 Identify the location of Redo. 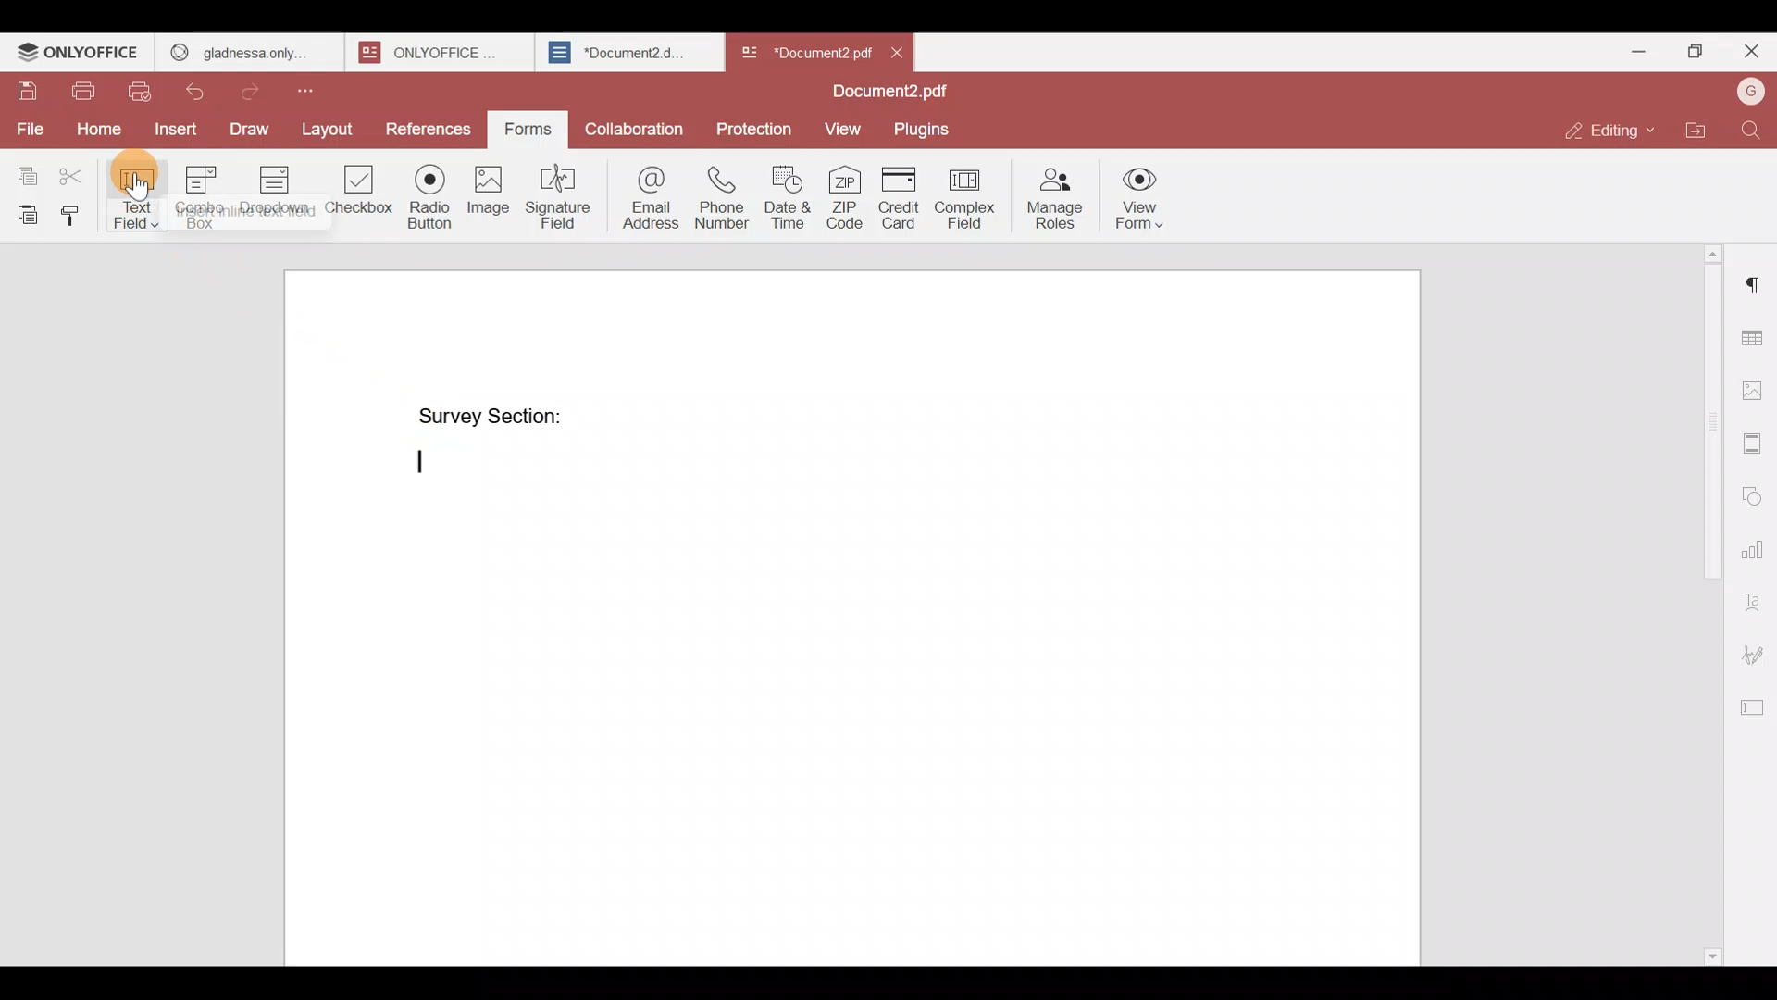
(256, 89).